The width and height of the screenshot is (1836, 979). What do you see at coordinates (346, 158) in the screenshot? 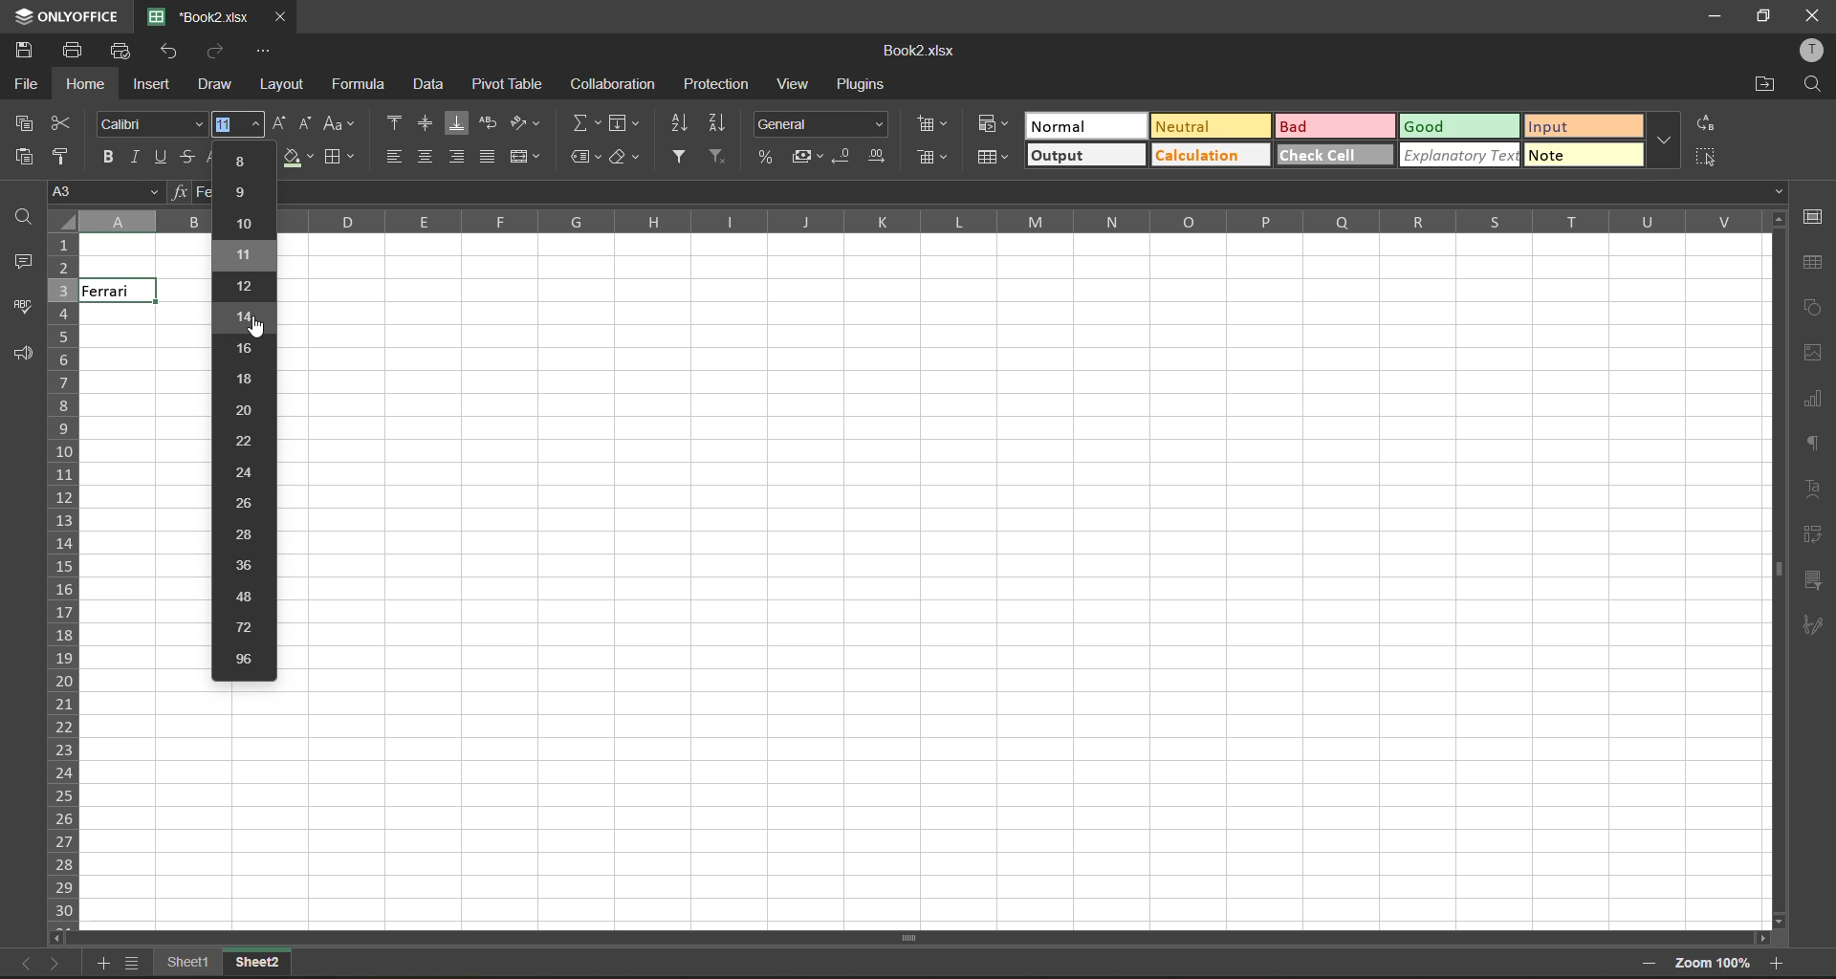
I see `borders` at bounding box center [346, 158].